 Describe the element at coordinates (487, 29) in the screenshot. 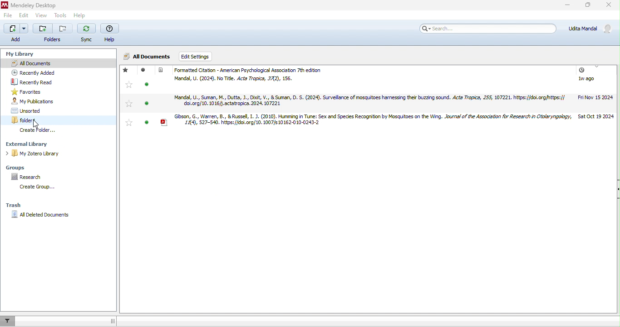

I see `search` at that location.